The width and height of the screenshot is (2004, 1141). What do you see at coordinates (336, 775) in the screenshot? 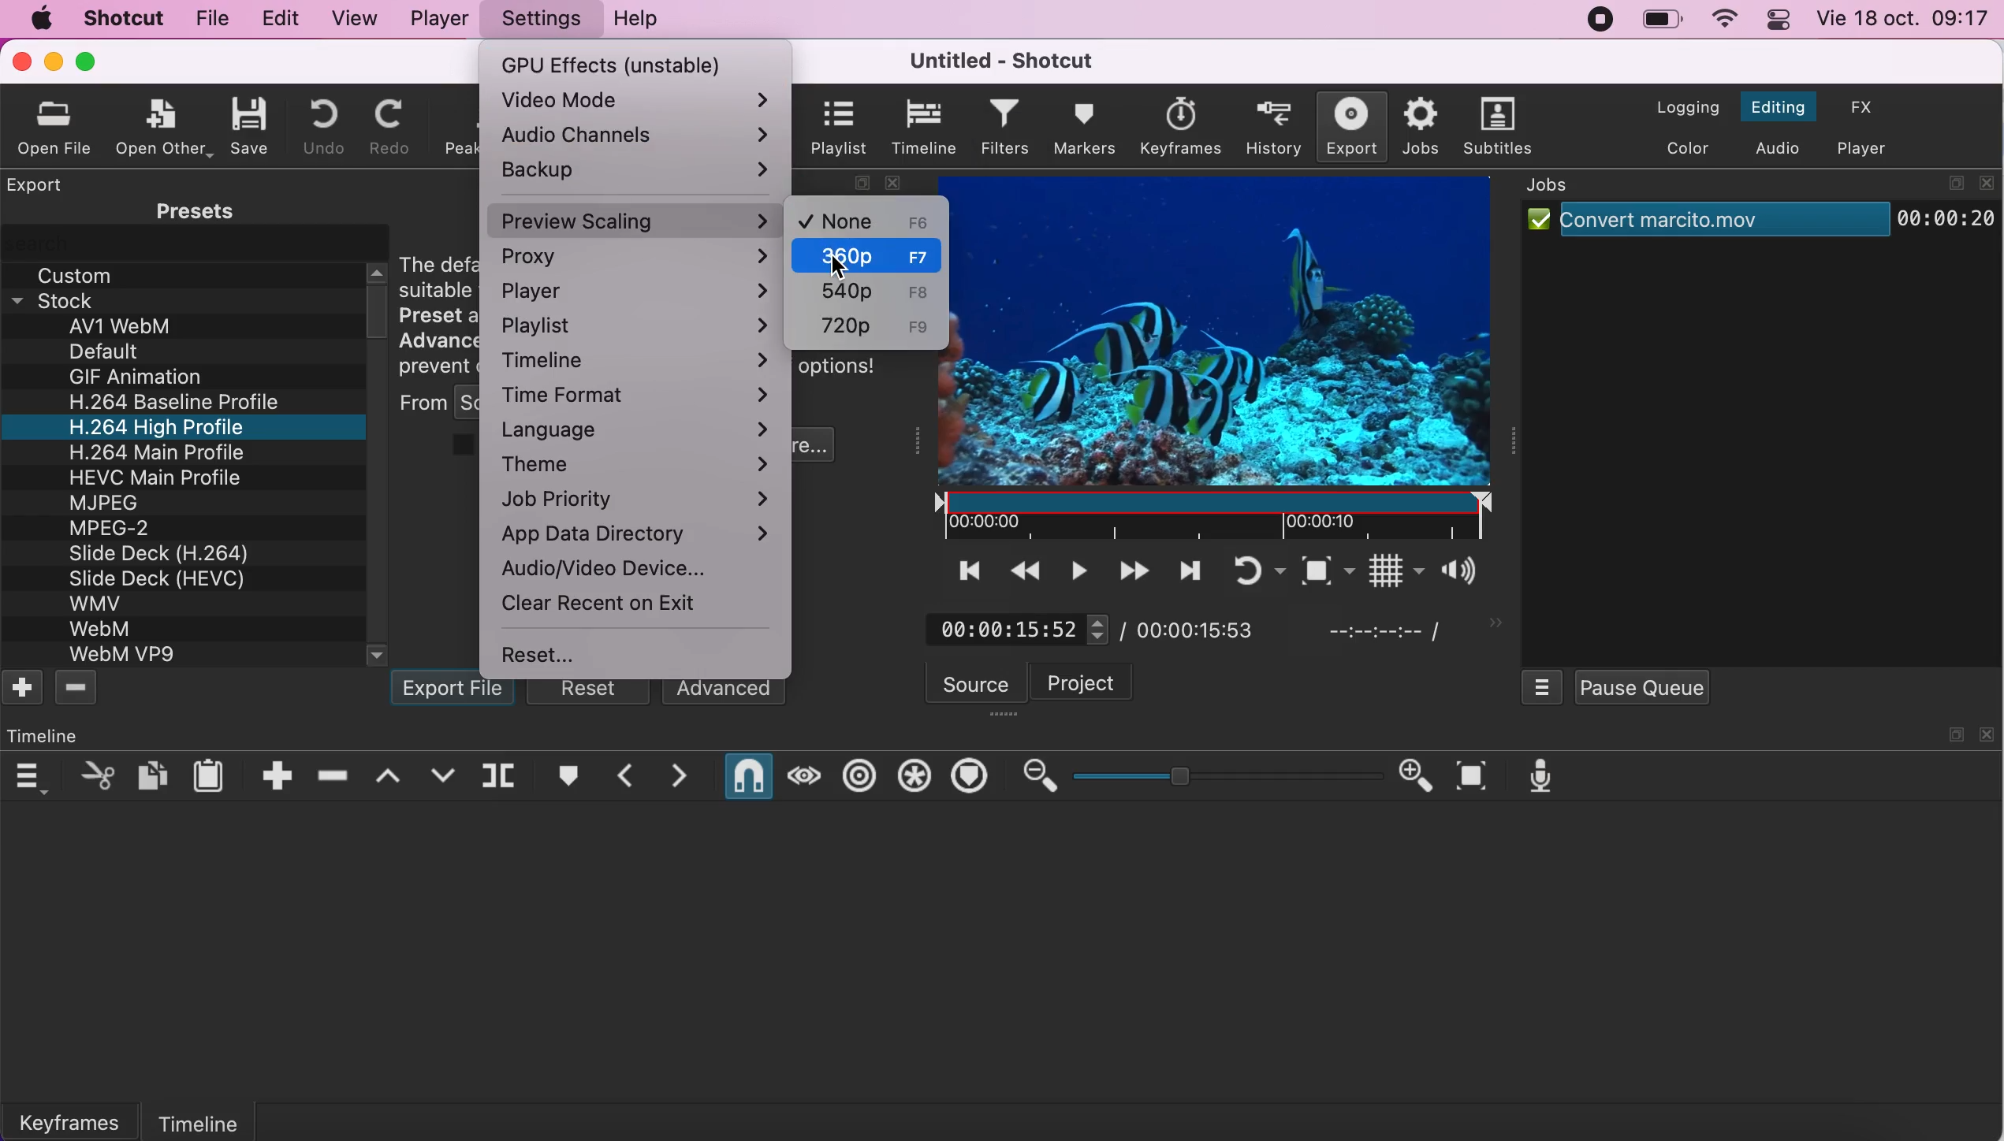
I see `ripple delete` at bounding box center [336, 775].